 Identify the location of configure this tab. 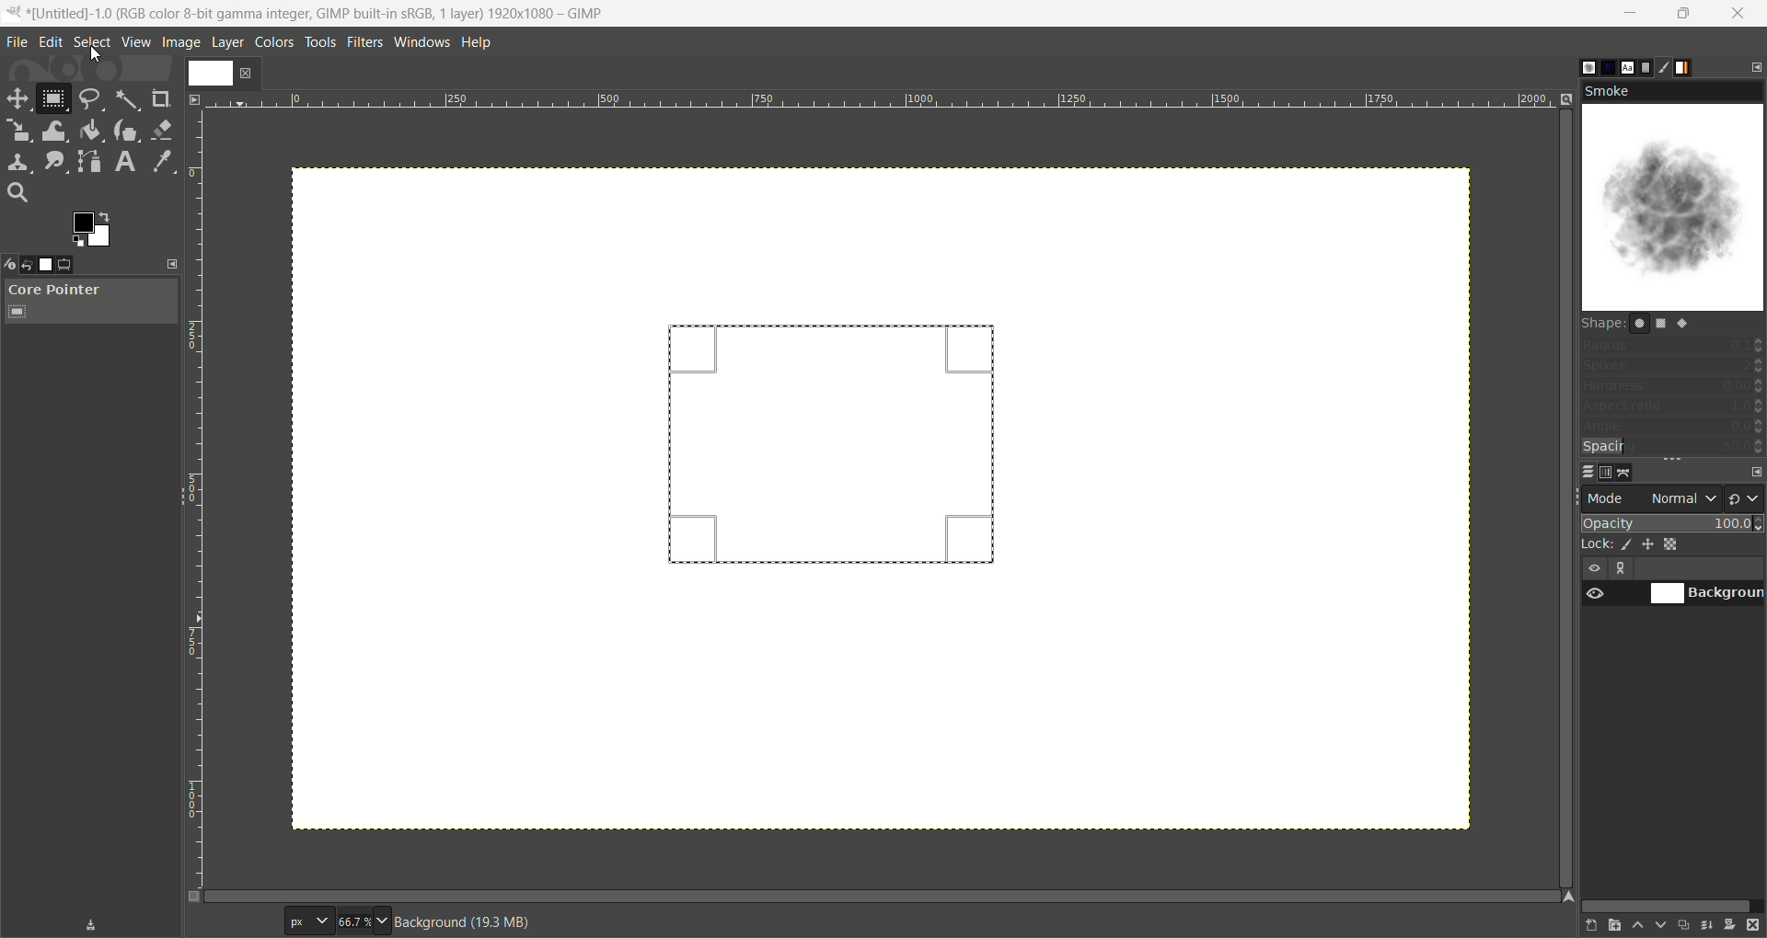
(172, 264).